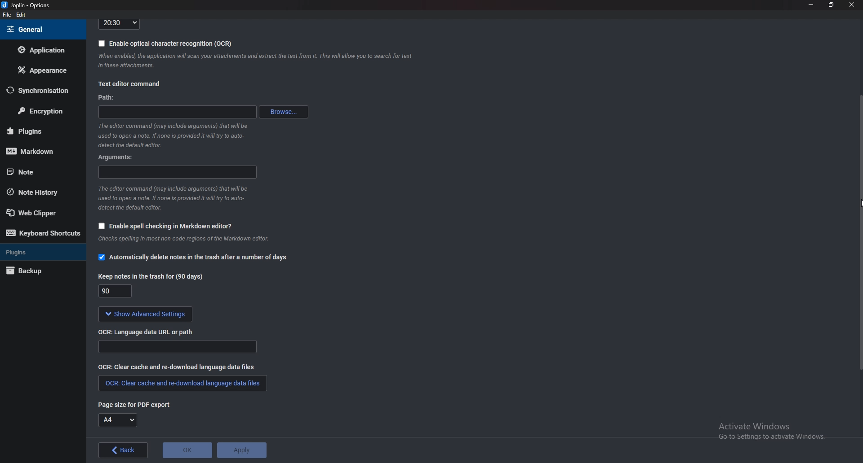 The height and width of the screenshot is (463, 863). Describe the element at coordinates (43, 233) in the screenshot. I see `Keyboard shortcuts` at that location.